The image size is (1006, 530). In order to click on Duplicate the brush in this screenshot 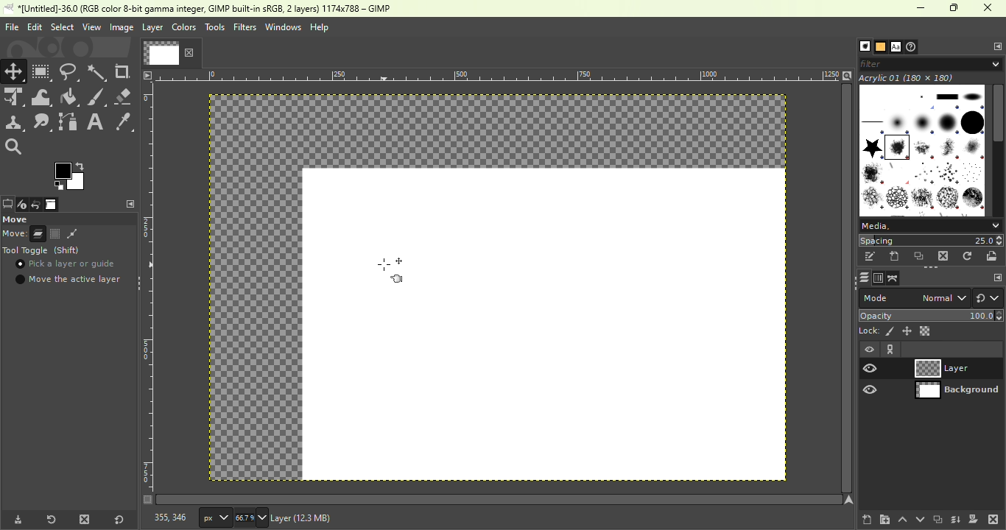, I will do `click(919, 258)`.